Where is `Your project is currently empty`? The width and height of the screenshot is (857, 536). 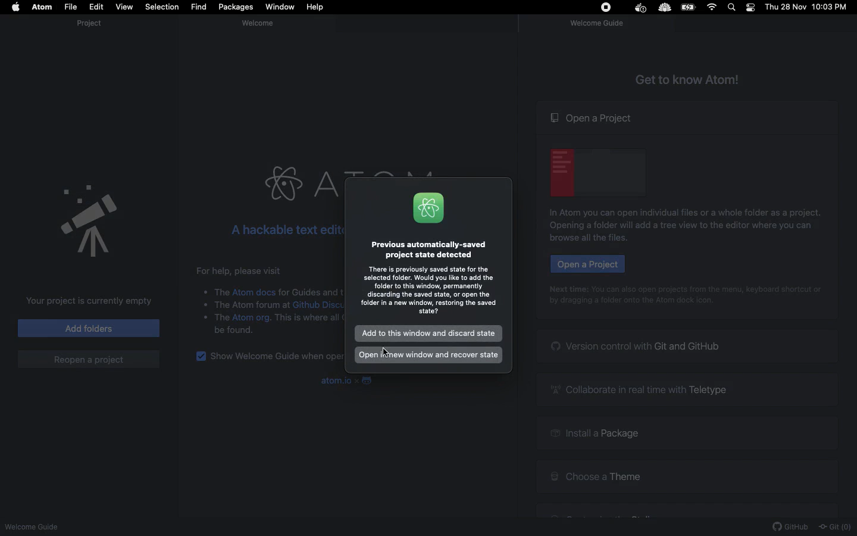
Your project is currently empty is located at coordinates (86, 301).